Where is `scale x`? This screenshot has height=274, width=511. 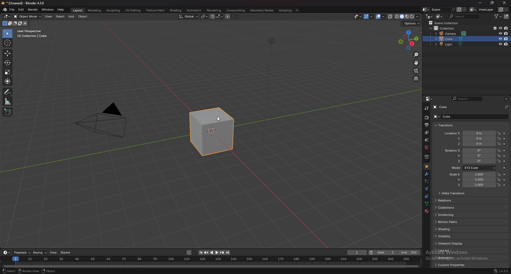
scale x is located at coordinates (470, 174).